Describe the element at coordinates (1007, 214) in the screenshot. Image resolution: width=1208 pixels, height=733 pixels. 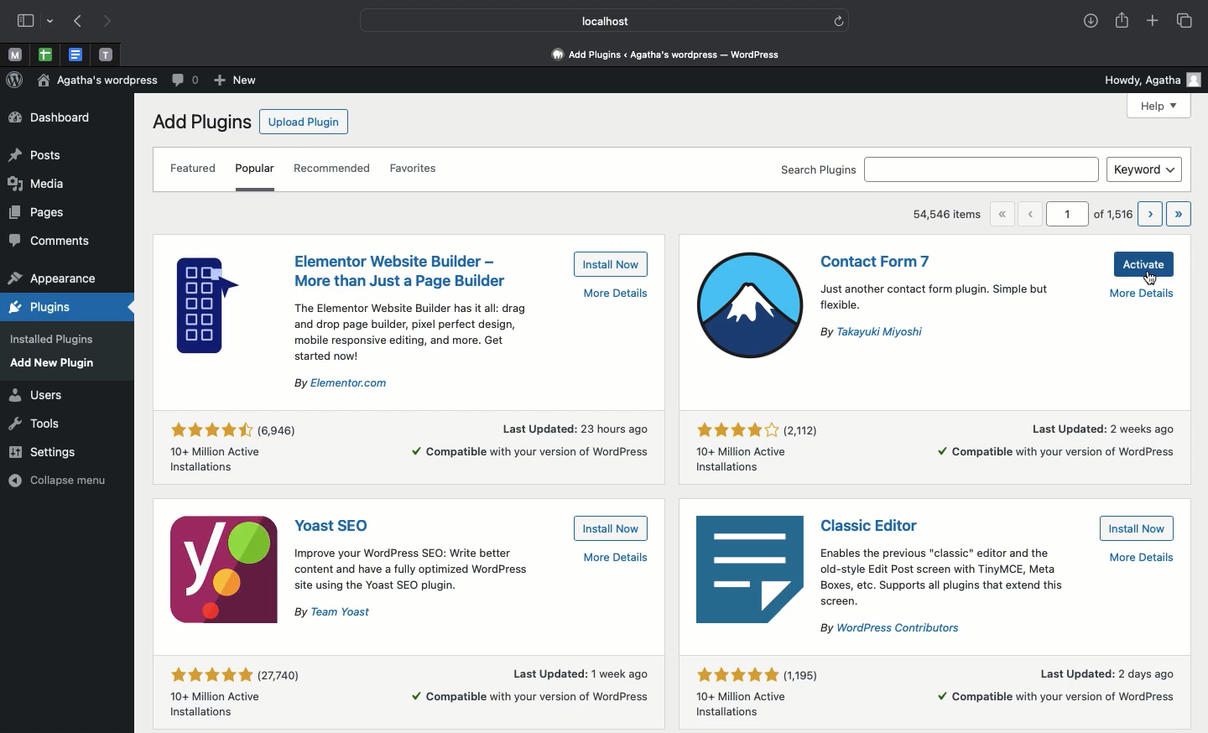
I see `First page` at that location.